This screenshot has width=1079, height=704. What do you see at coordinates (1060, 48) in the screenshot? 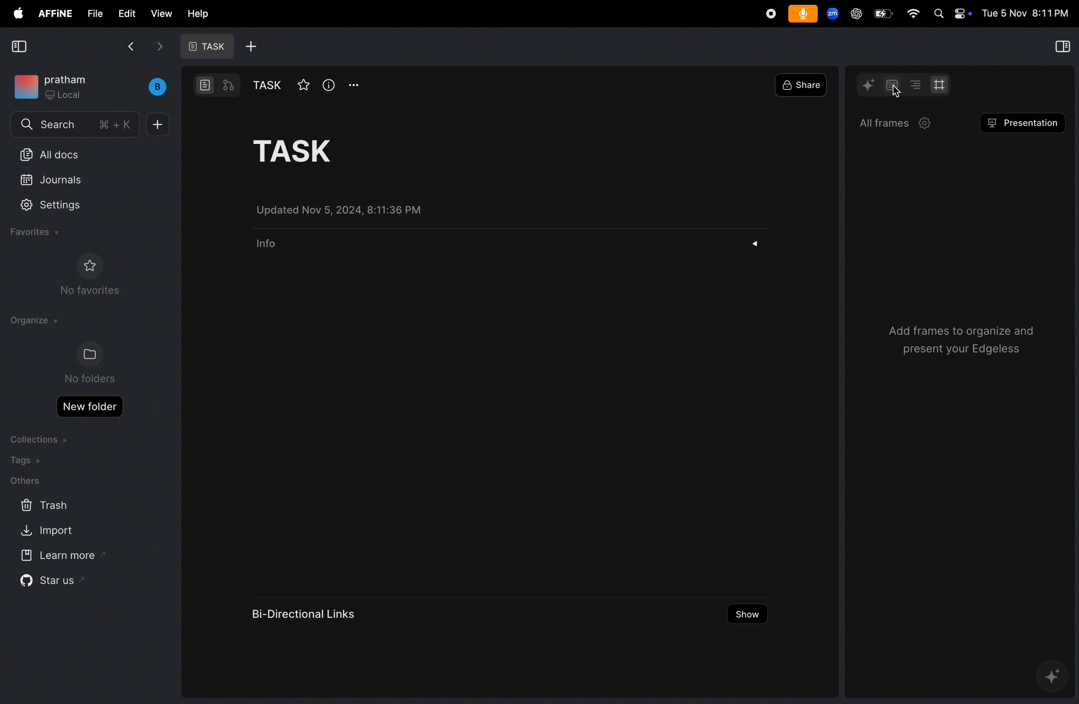
I see `side bar` at bounding box center [1060, 48].